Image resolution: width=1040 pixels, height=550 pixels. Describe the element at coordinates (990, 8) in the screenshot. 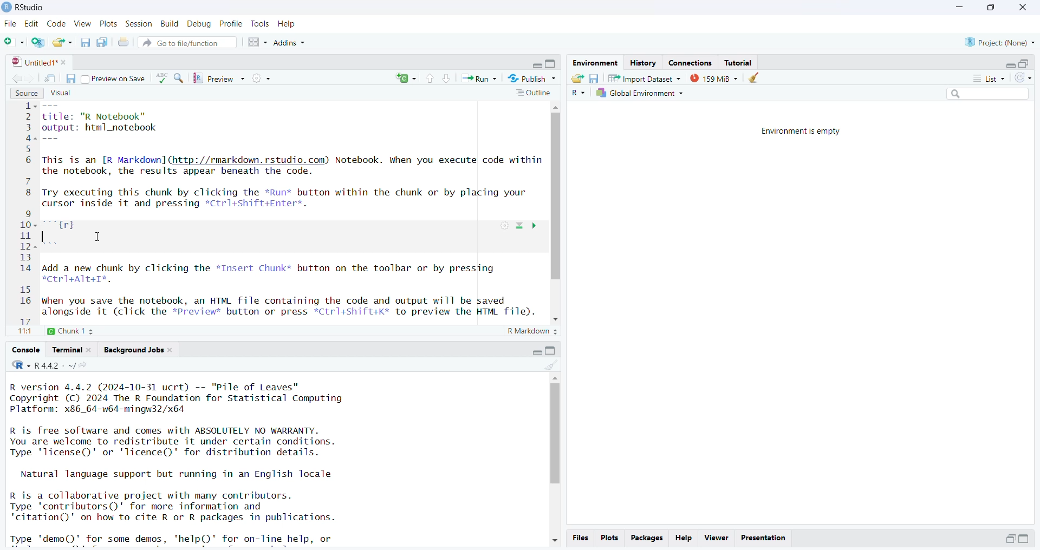

I see `maximize` at that location.